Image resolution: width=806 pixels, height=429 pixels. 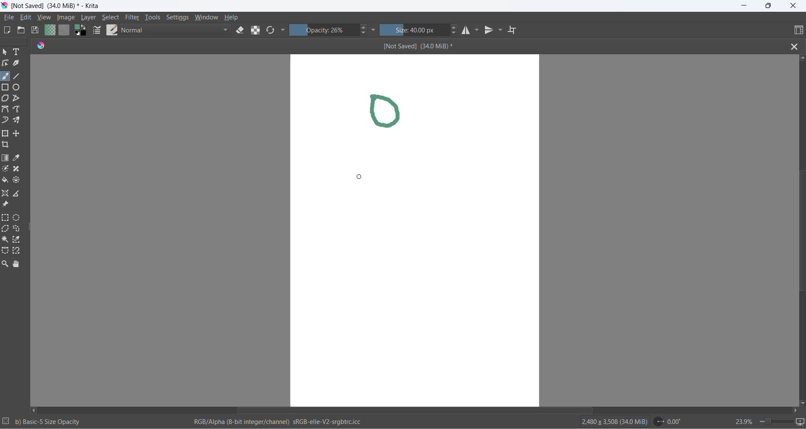 I want to click on blending mode, so click(x=178, y=31).